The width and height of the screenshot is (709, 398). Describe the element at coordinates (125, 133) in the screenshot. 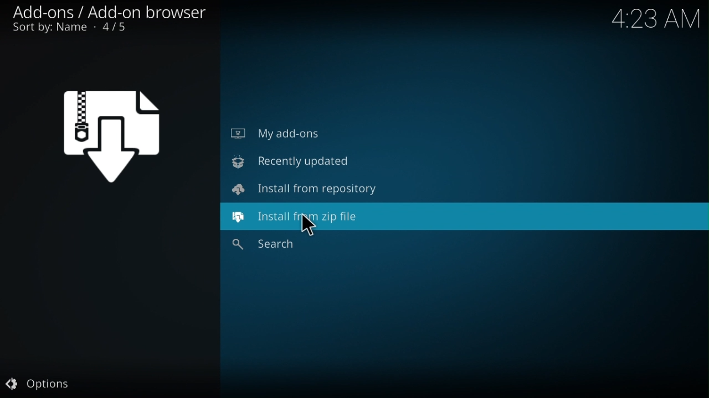

I see `Image` at that location.